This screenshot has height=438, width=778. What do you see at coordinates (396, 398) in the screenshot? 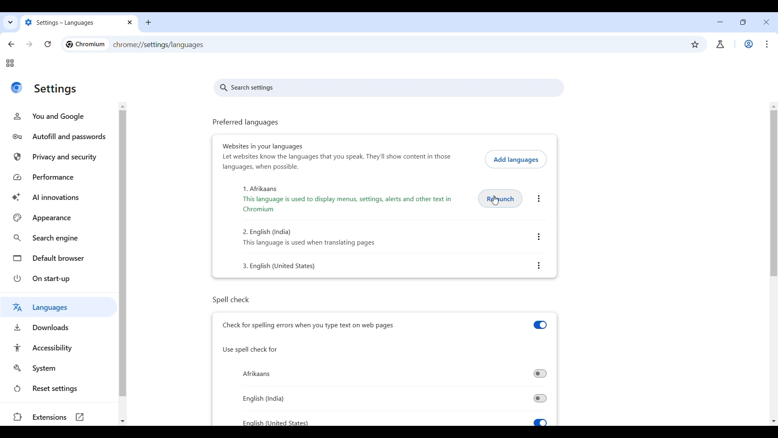
I see `Toggle for spell check in Afrikaans` at bounding box center [396, 398].